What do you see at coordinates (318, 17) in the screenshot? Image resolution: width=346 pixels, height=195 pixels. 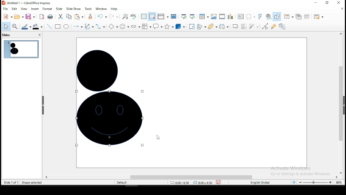 I see ` slide layout` at bounding box center [318, 17].